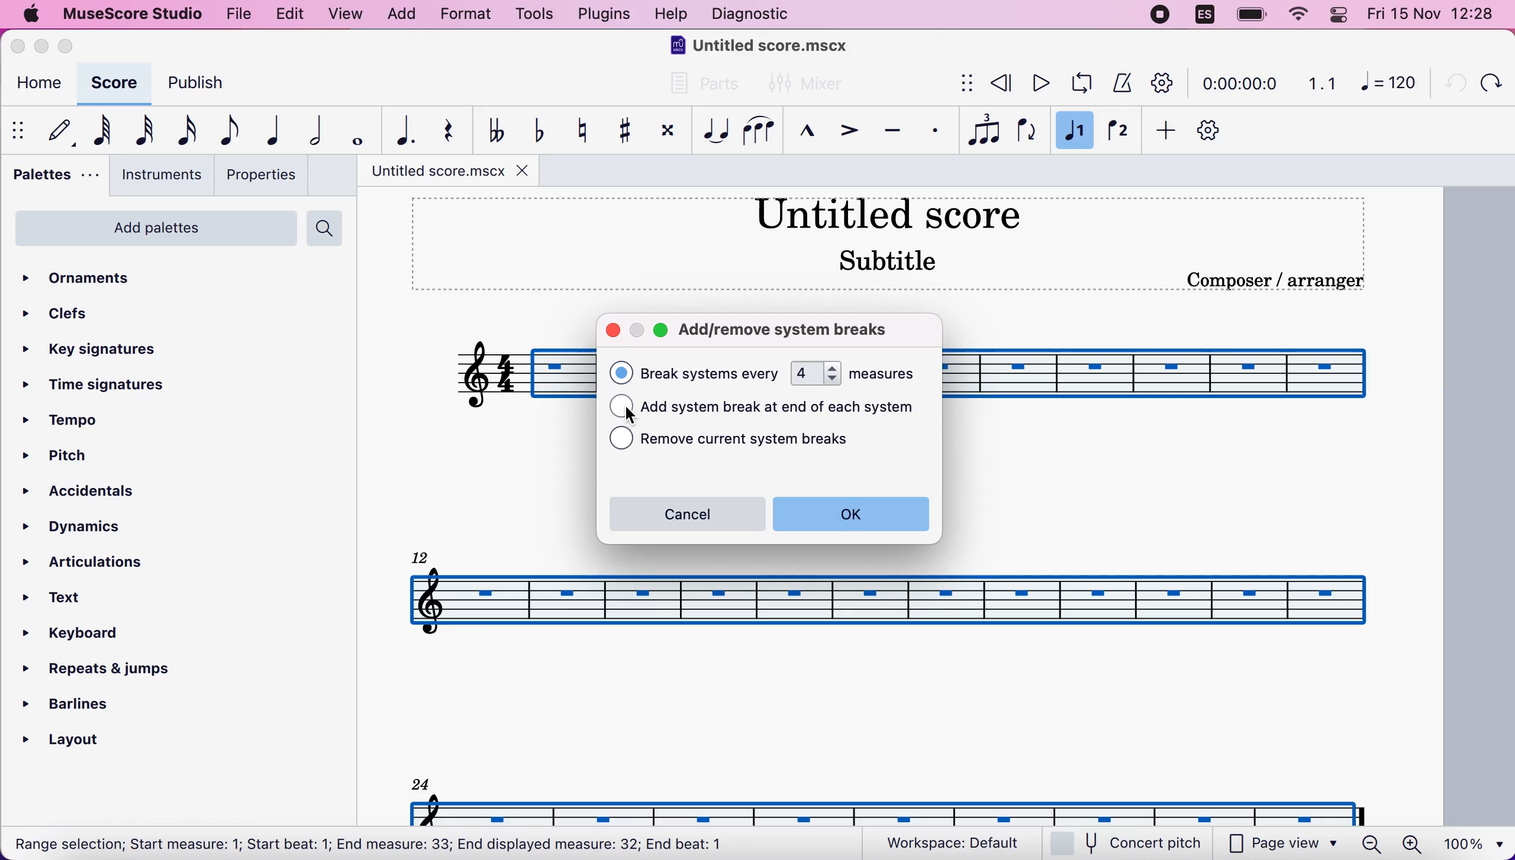 The width and height of the screenshot is (1515, 860). Describe the element at coordinates (1162, 16) in the screenshot. I see `recording stopped` at that location.